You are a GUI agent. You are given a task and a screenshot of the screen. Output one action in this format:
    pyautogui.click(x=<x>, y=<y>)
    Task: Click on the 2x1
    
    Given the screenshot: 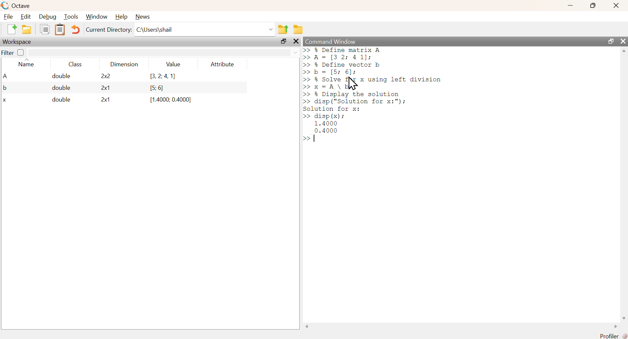 What is the action you would take?
    pyautogui.click(x=103, y=101)
    